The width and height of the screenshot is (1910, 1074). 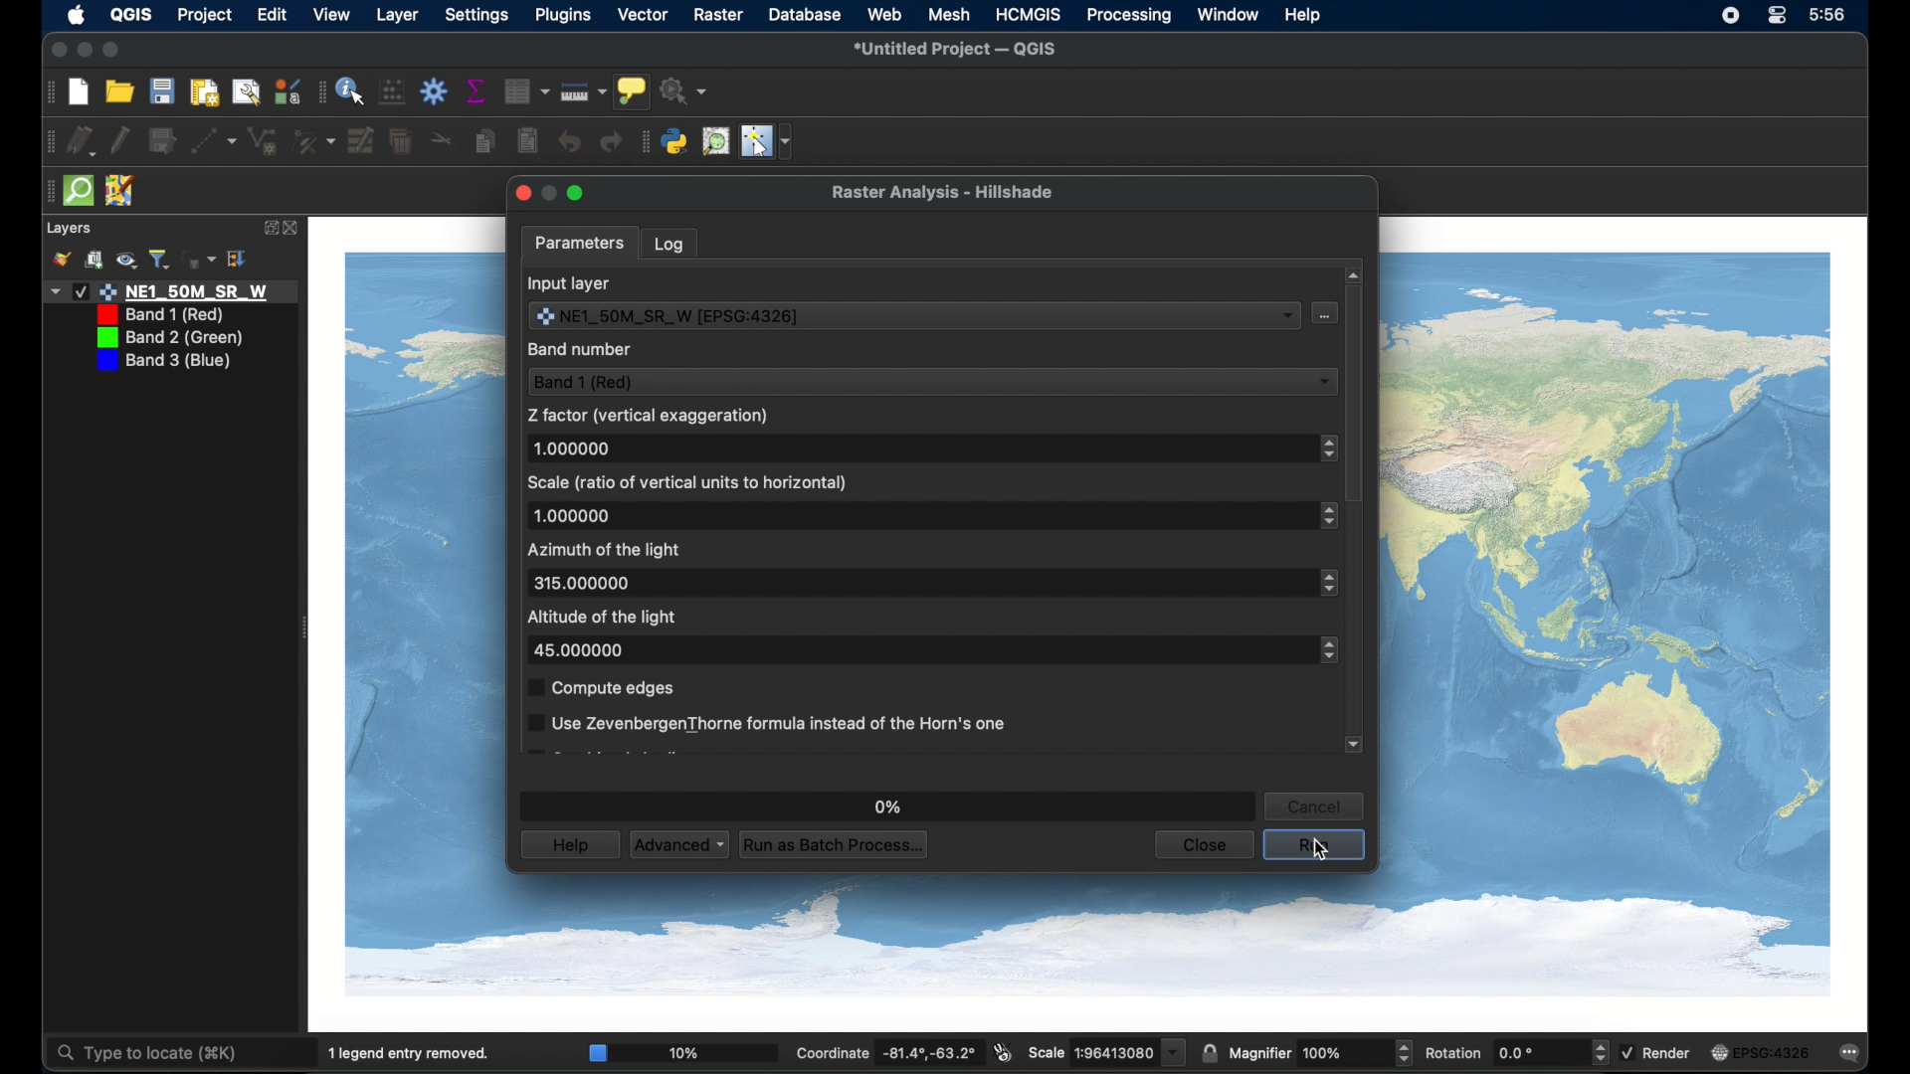 I want to click on save edits, so click(x=163, y=141).